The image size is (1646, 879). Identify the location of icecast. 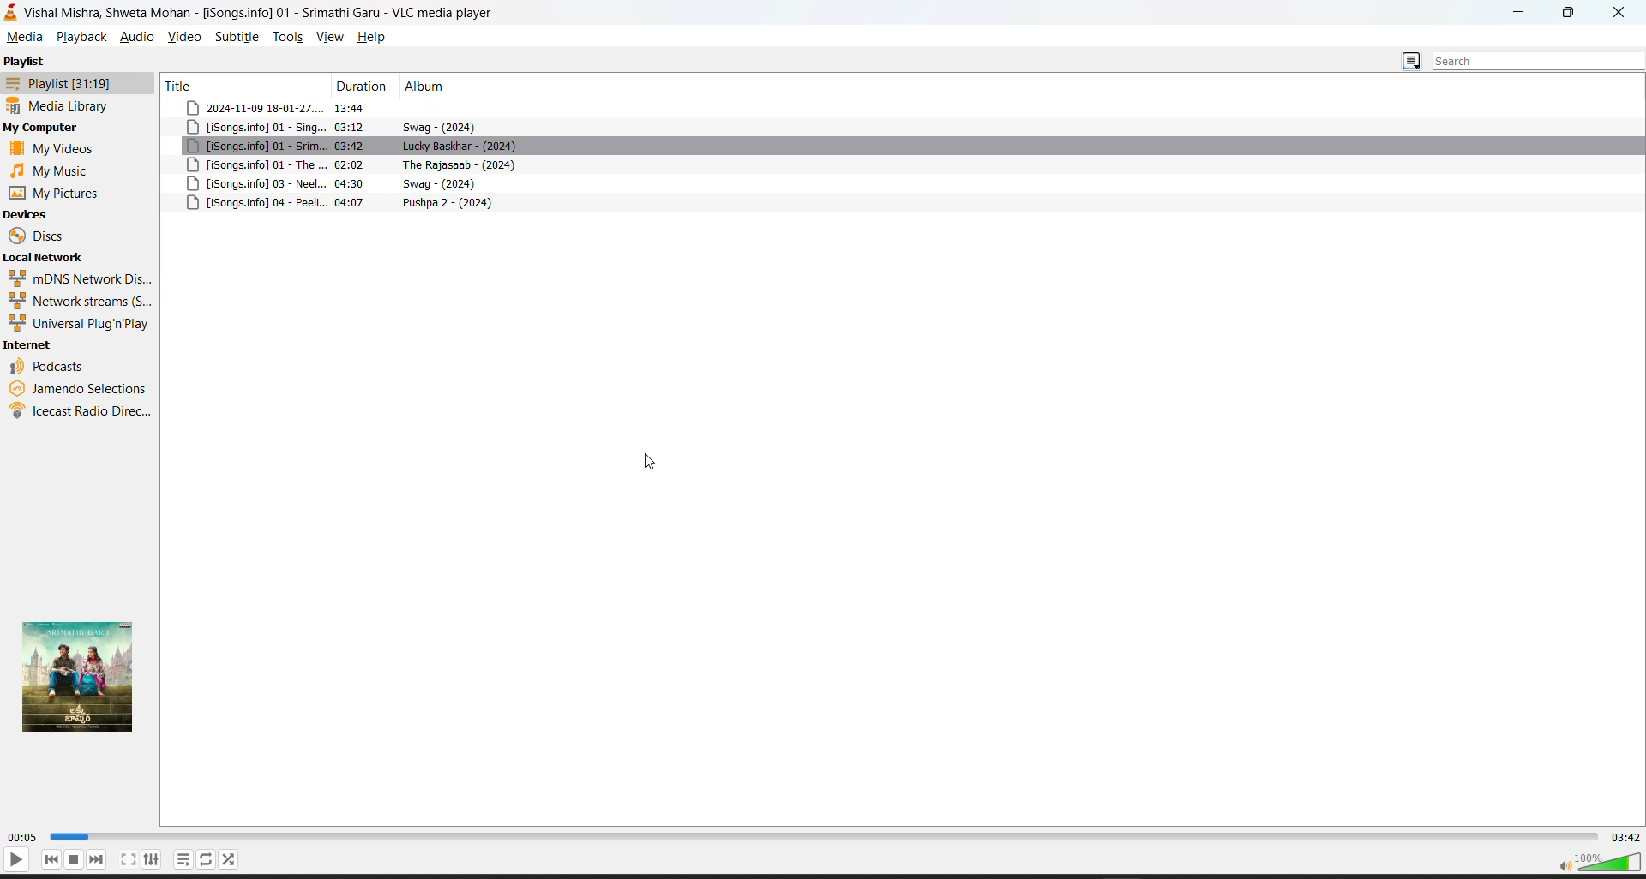
(81, 413).